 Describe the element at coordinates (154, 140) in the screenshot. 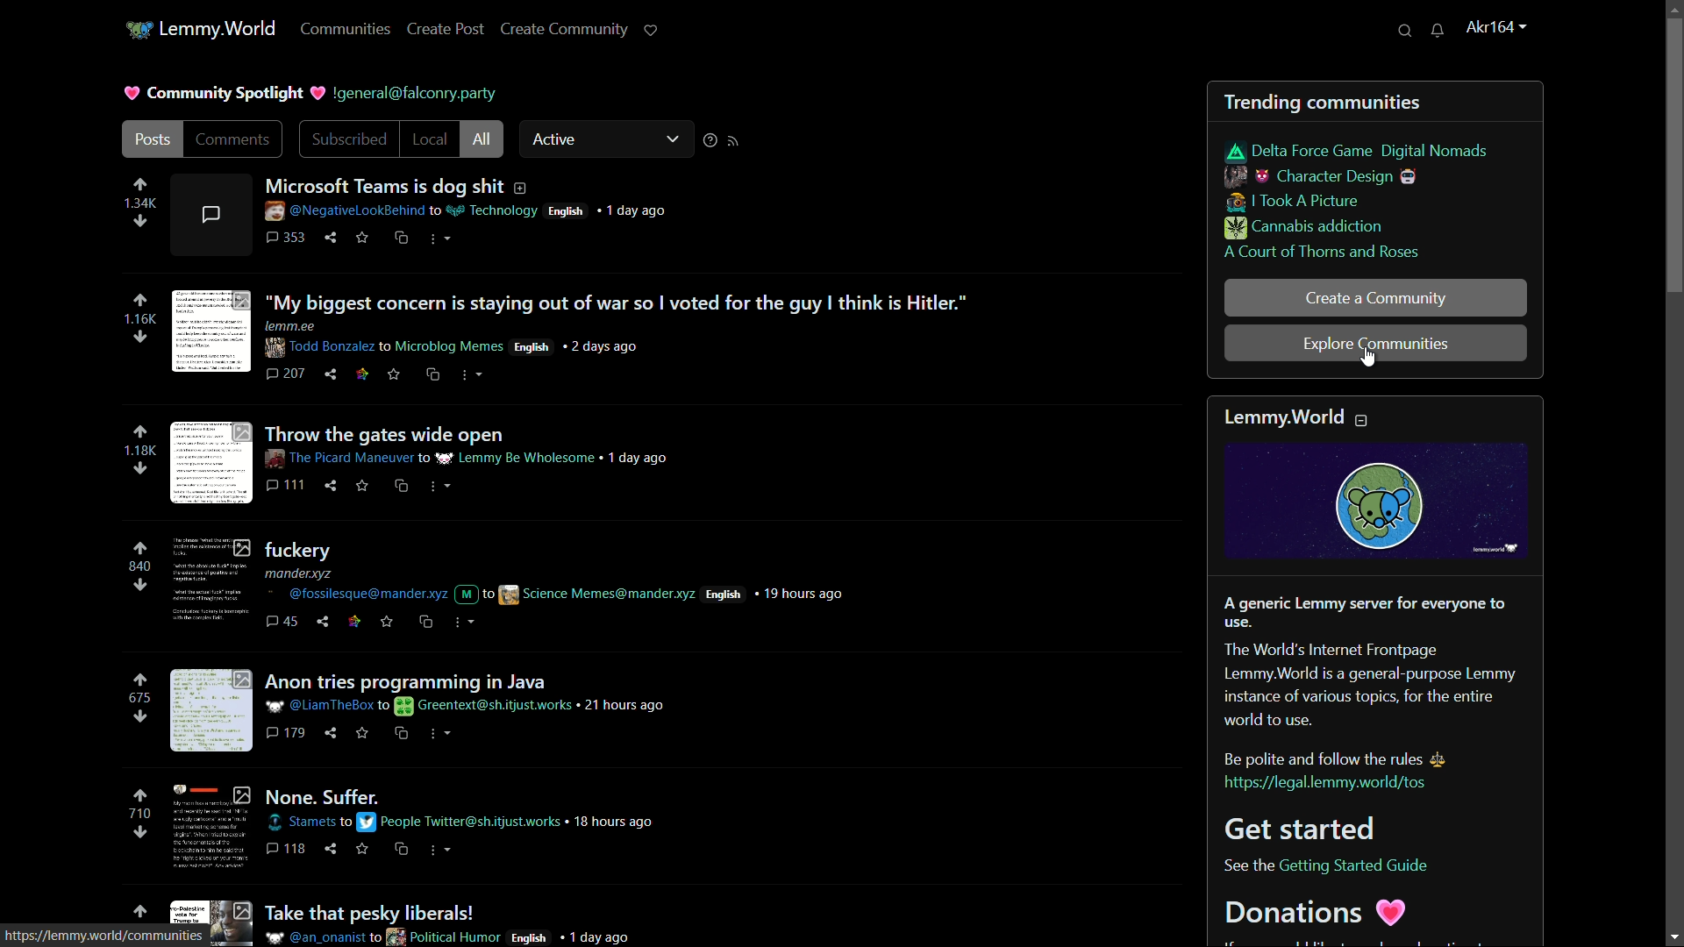

I see `posts` at that location.